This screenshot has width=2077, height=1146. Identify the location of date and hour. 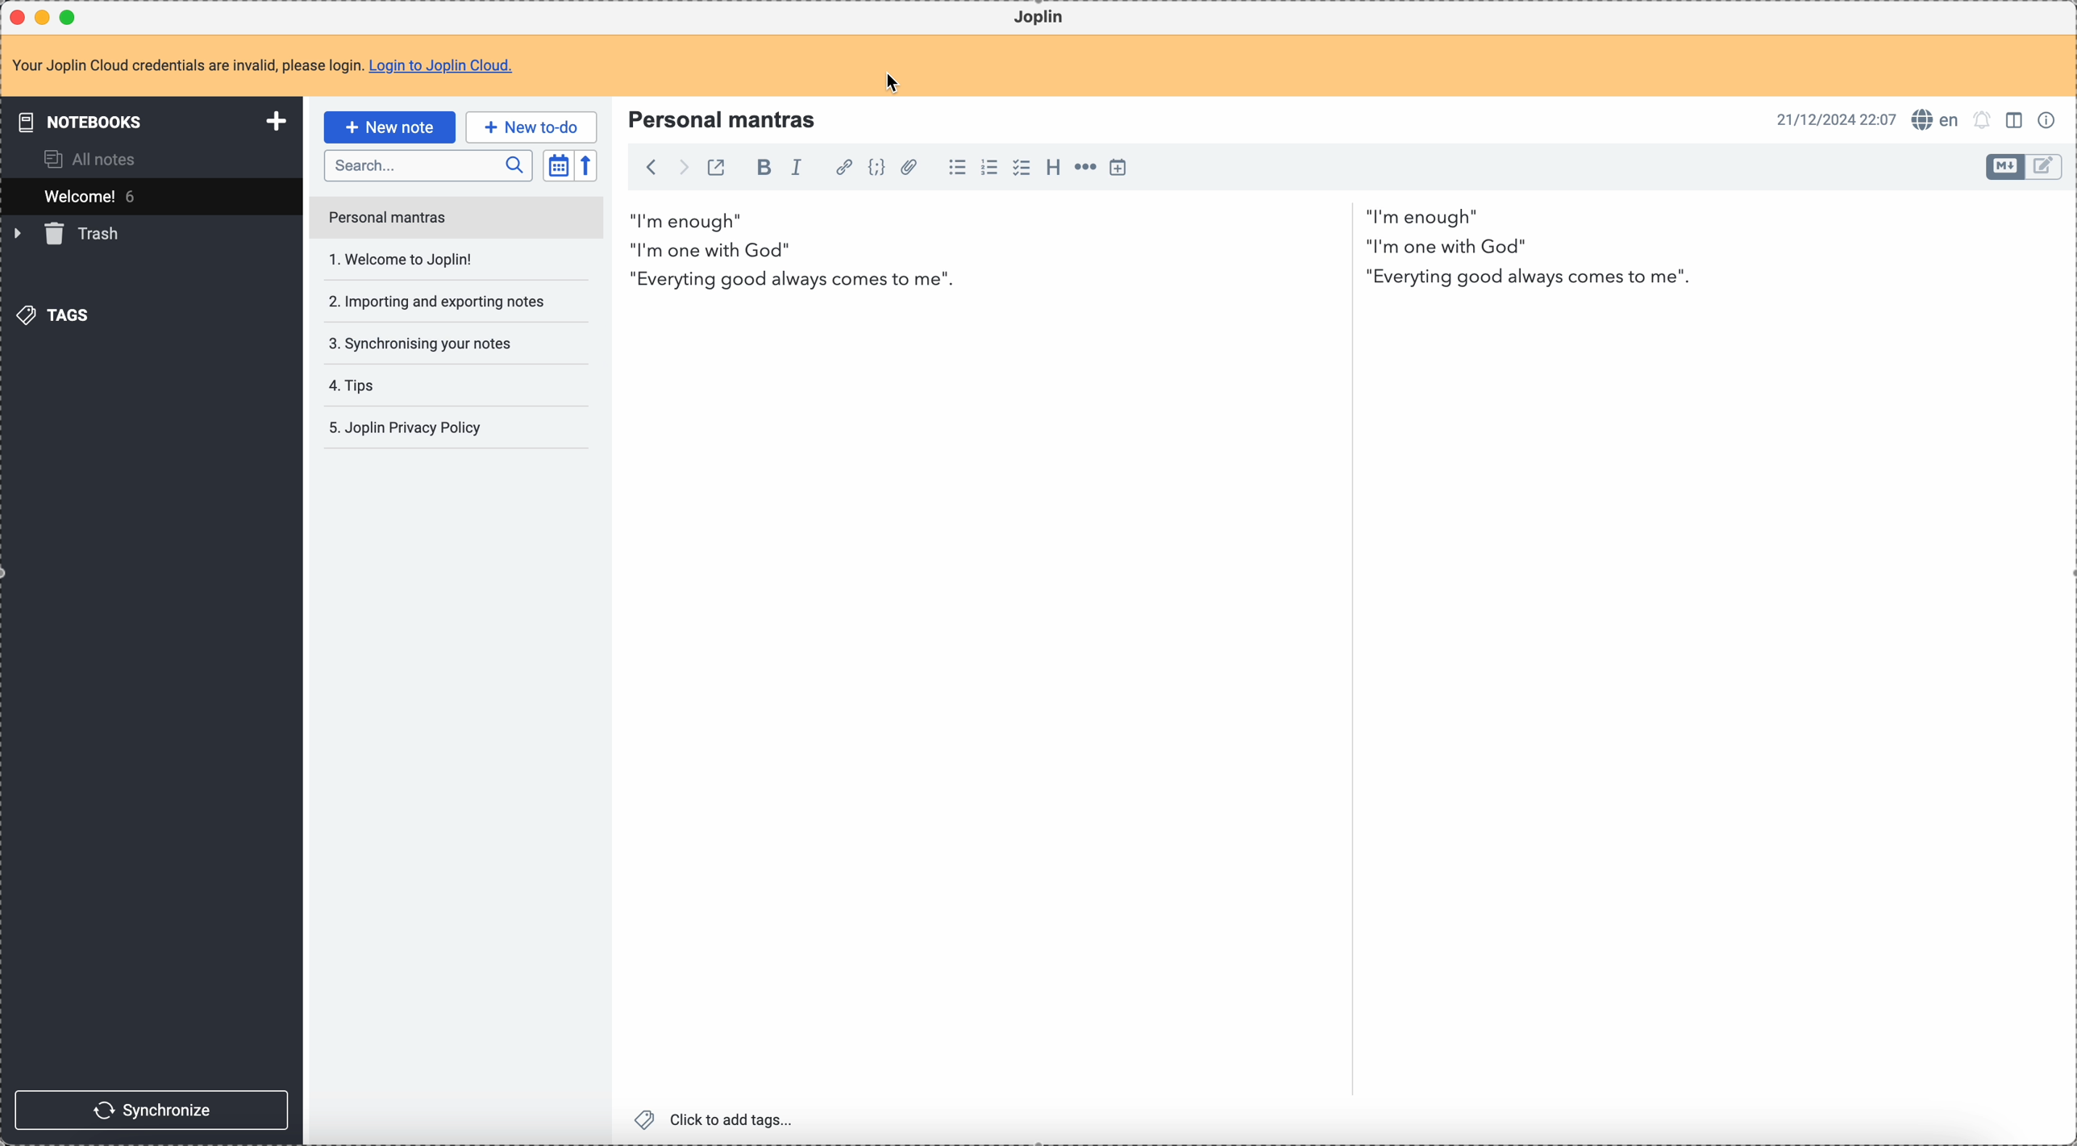
(1834, 119).